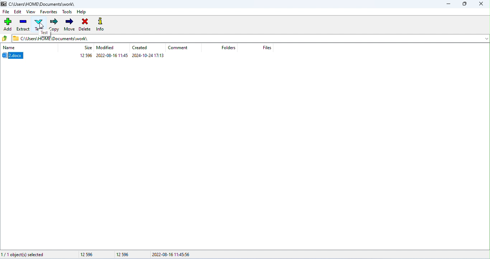 This screenshot has height=259, width=490. What do you see at coordinates (54, 25) in the screenshot?
I see `copy` at bounding box center [54, 25].